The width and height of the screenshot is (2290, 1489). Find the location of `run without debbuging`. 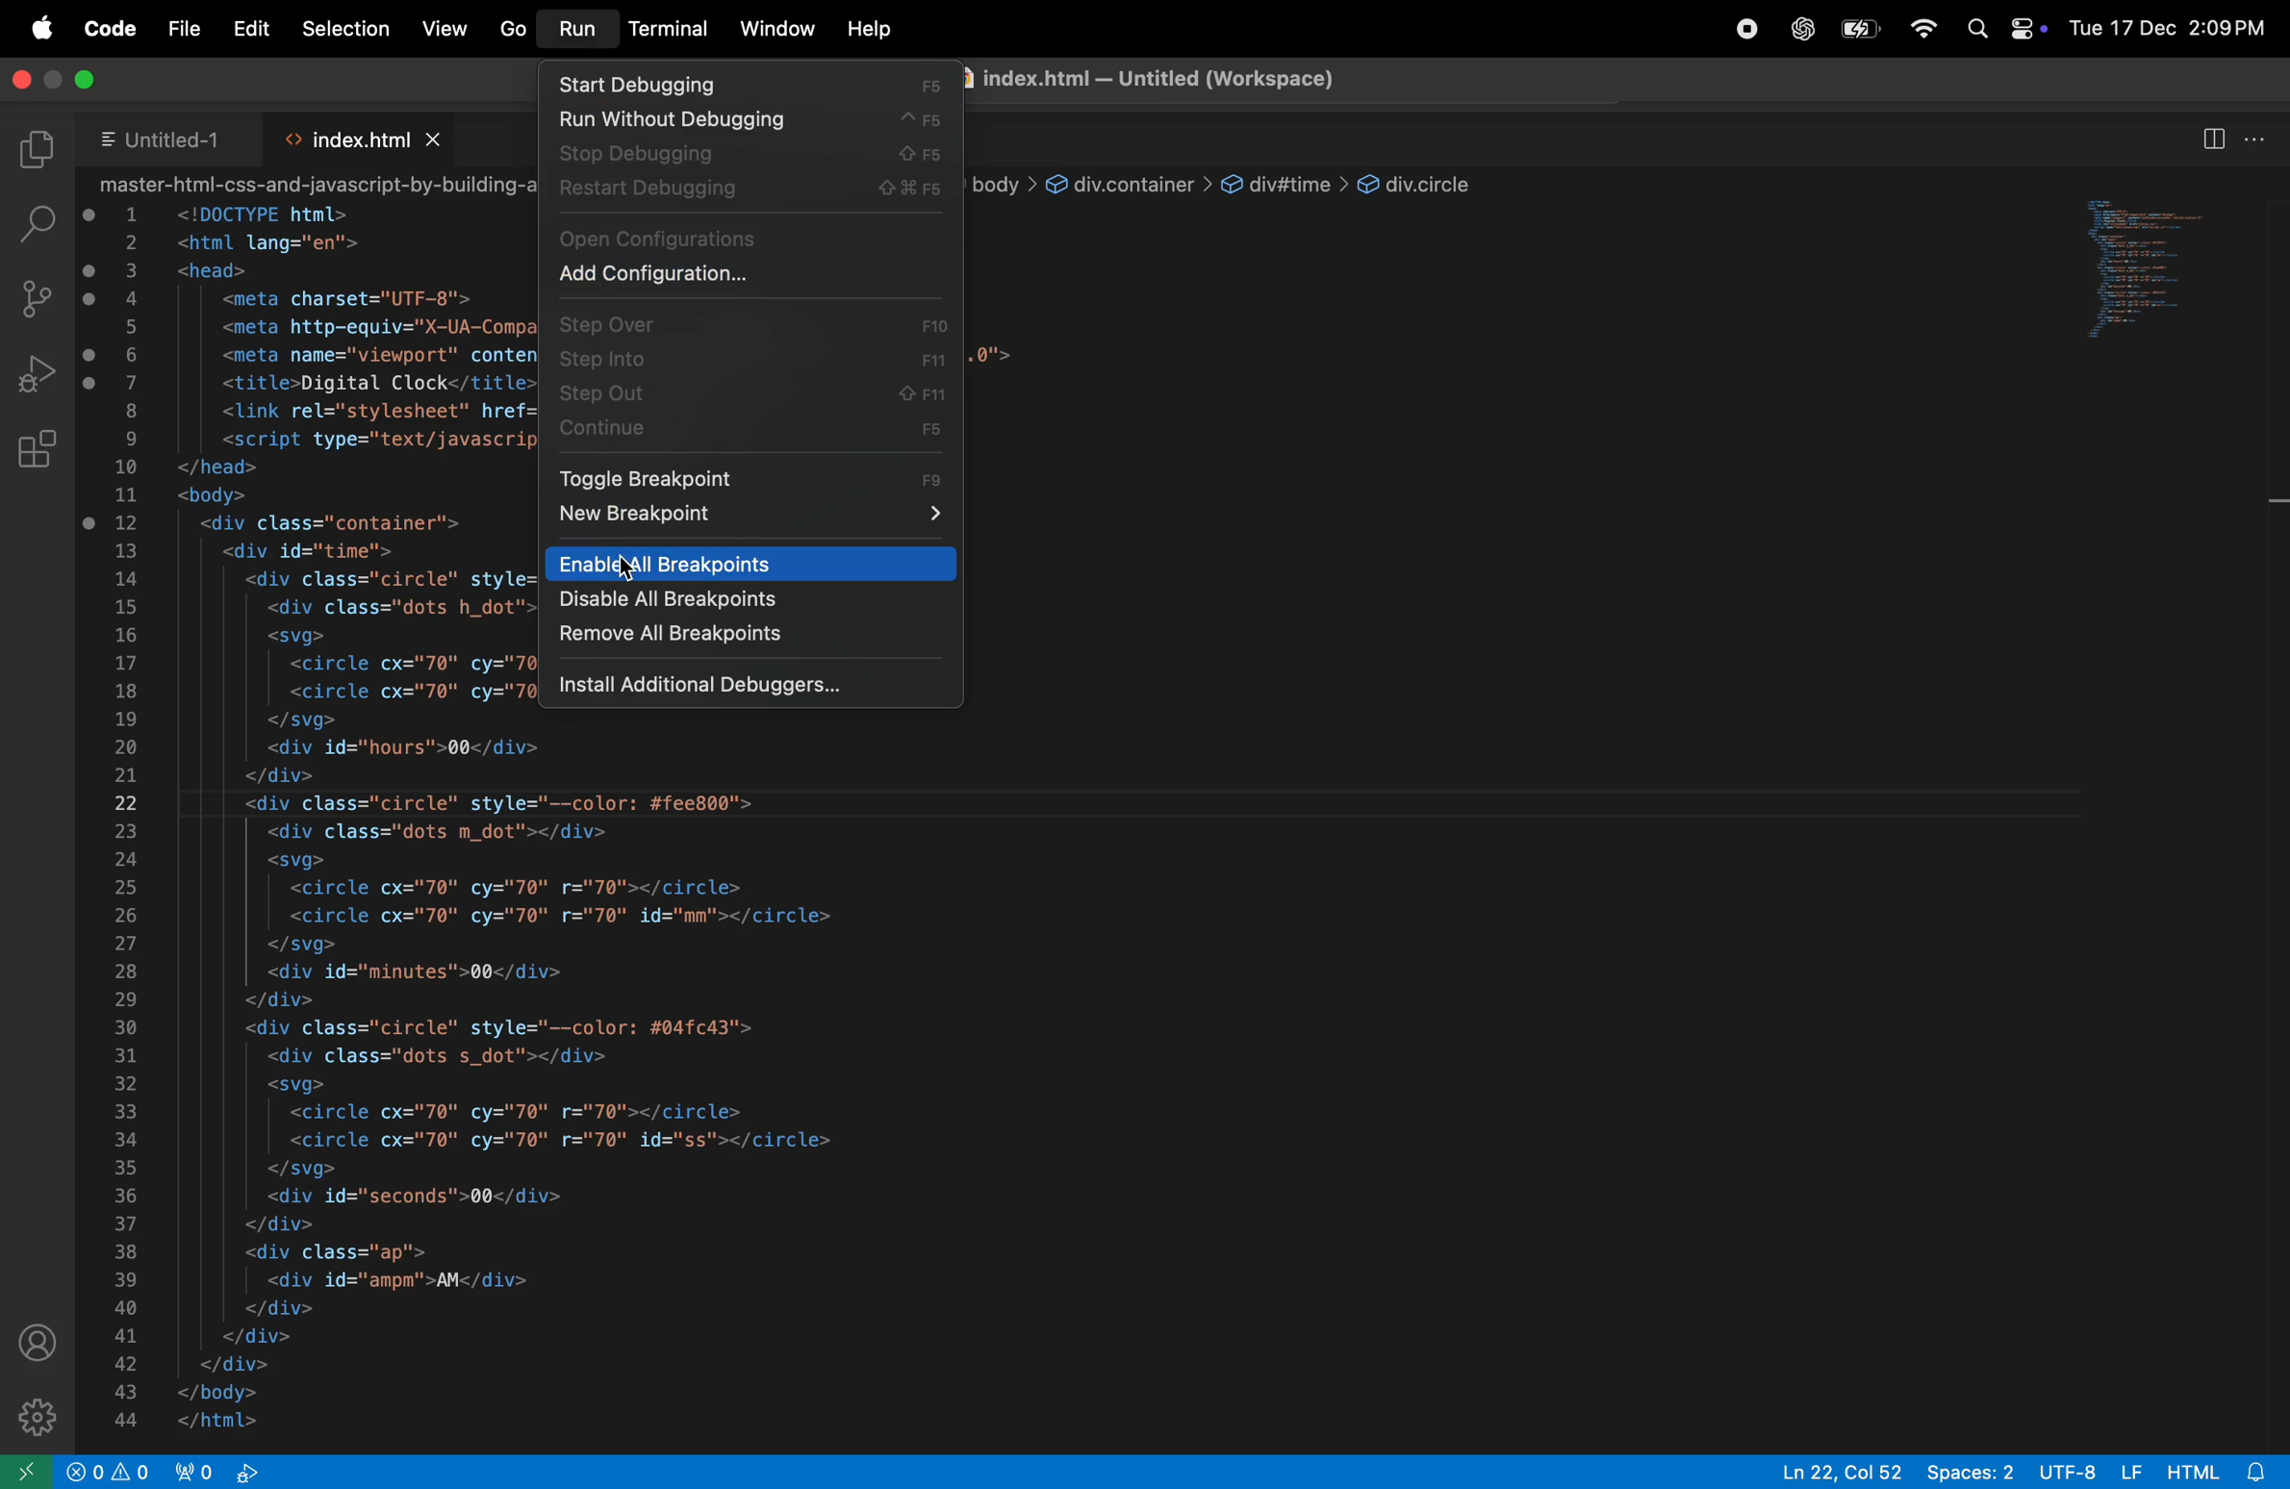

run without debbuging is located at coordinates (751, 122).